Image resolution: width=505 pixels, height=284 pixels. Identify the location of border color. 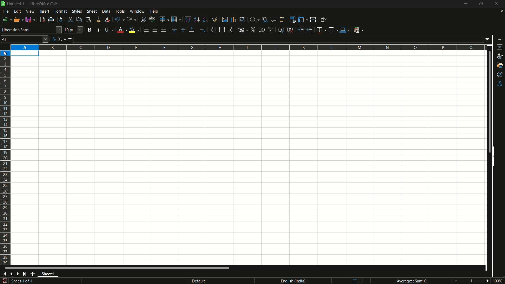
(345, 29).